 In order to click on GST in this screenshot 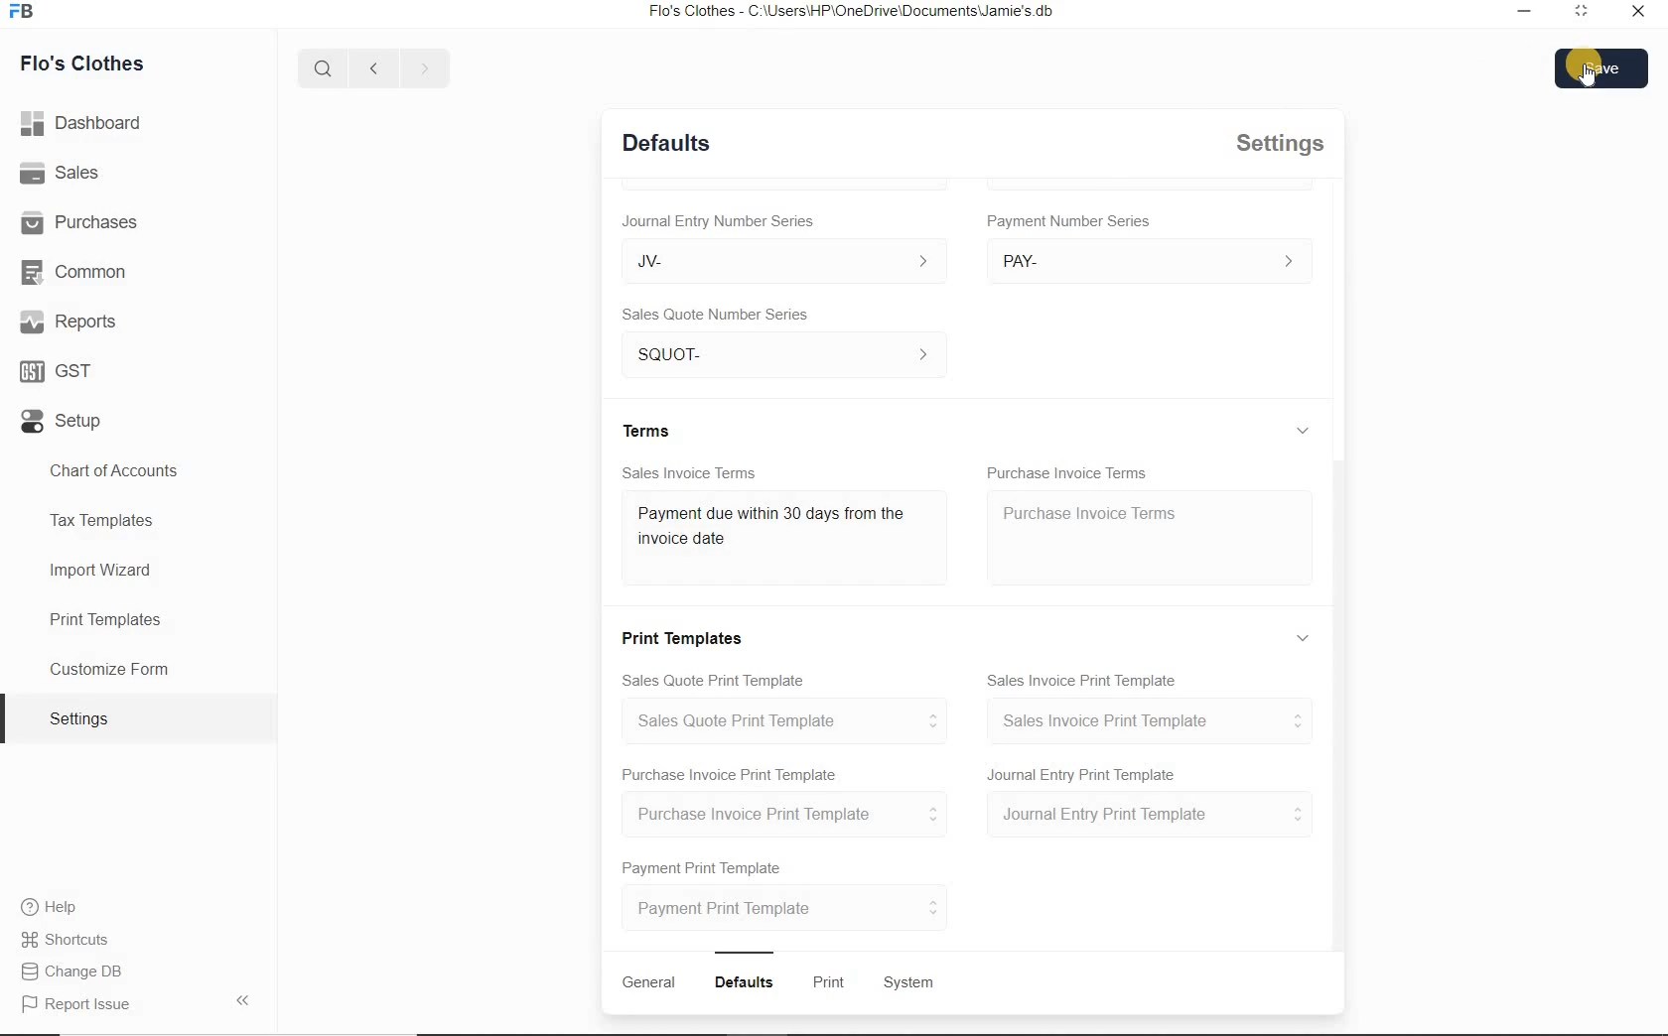, I will do `click(58, 371)`.